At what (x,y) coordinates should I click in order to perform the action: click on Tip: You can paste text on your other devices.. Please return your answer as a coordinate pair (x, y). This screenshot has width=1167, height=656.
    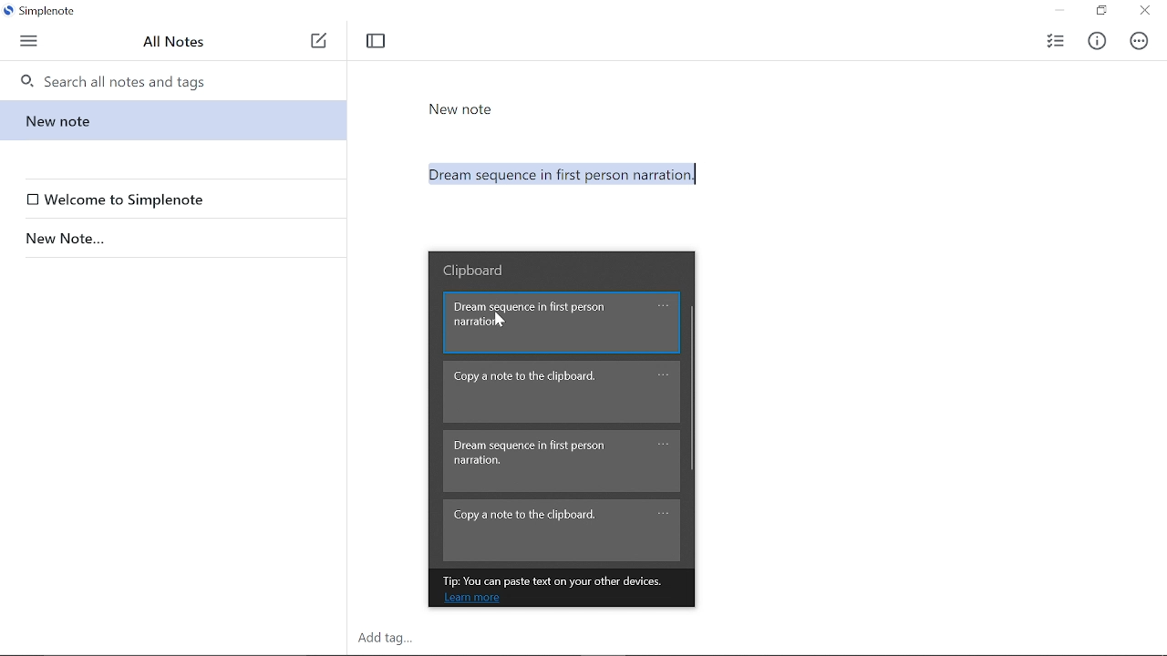
    Looking at the image, I should click on (559, 580).